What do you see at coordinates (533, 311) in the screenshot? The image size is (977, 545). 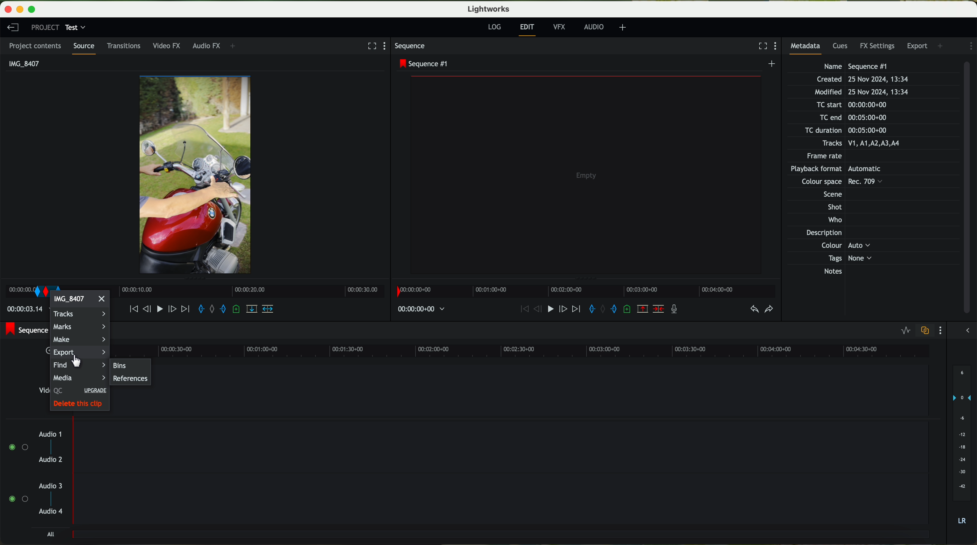 I see `nudge one frame back` at bounding box center [533, 311].